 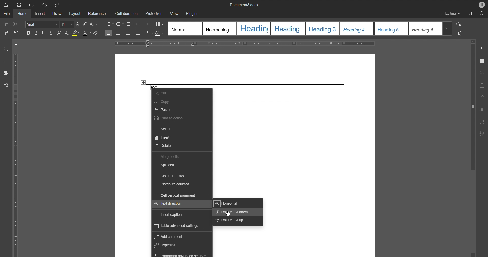 I want to click on Home, so click(x=23, y=14).